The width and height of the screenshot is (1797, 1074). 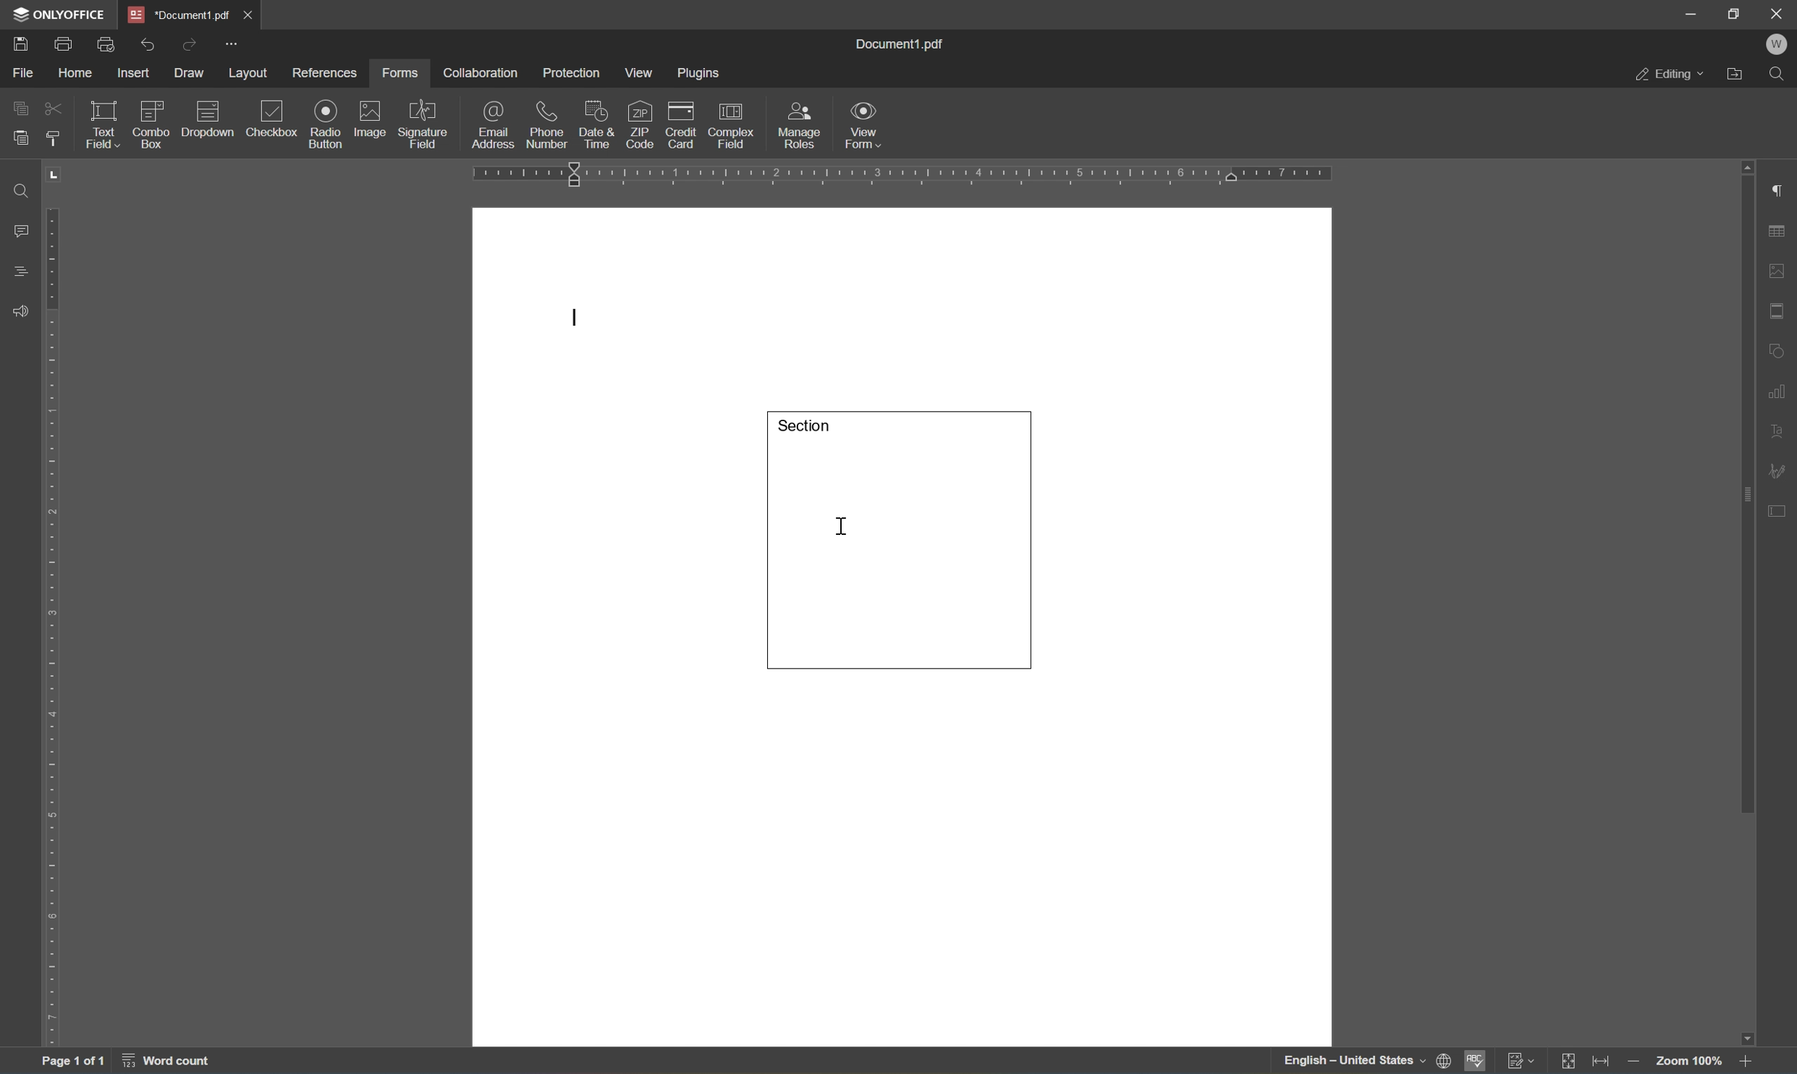 What do you see at coordinates (1781, 77) in the screenshot?
I see `Find` at bounding box center [1781, 77].